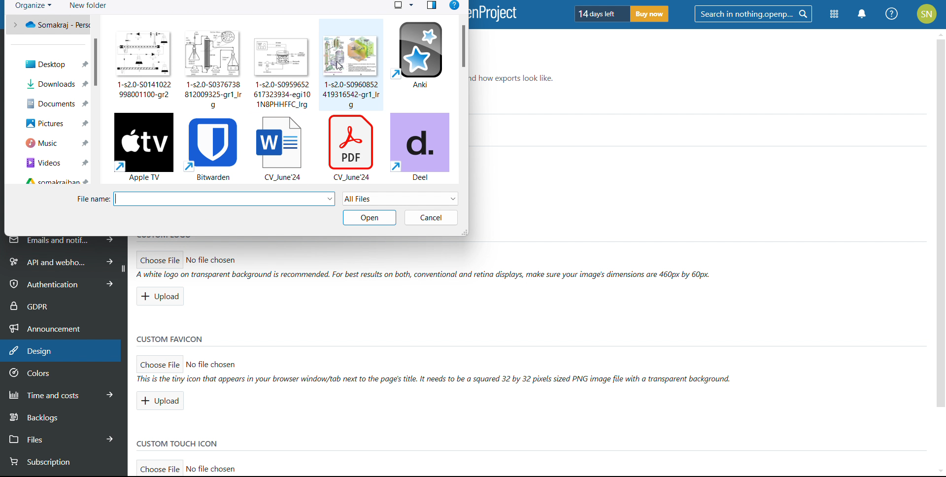 Image resolution: width=946 pixels, height=477 pixels. Describe the element at coordinates (940, 33) in the screenshot. I see `scroll up` at that location.